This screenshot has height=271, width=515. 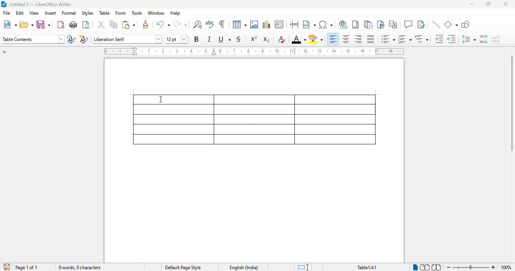 I want to click on align left, so click(x=333, y=39).